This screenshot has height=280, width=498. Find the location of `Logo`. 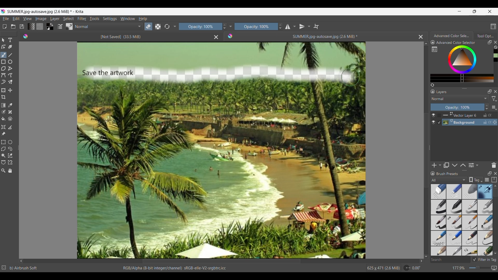

Logo is located at coordinates (26, 36).